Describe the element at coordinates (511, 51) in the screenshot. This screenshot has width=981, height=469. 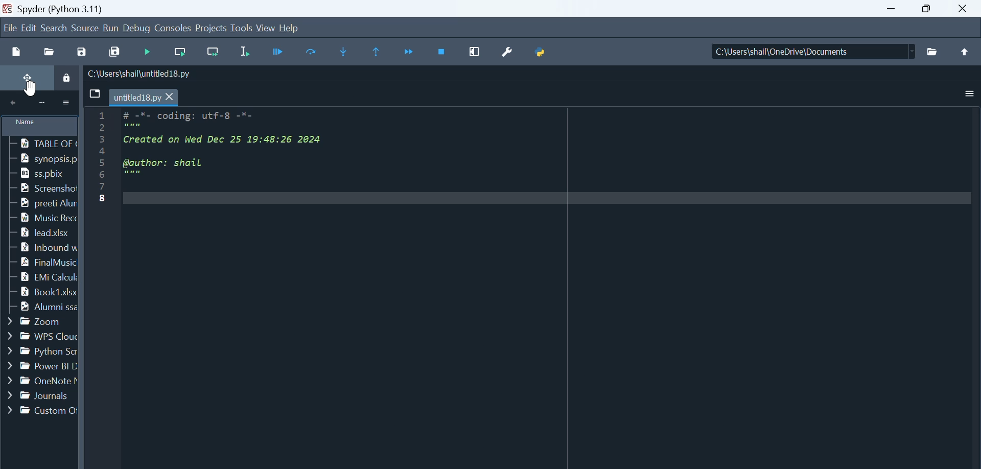
I see `Preferences` at that location.